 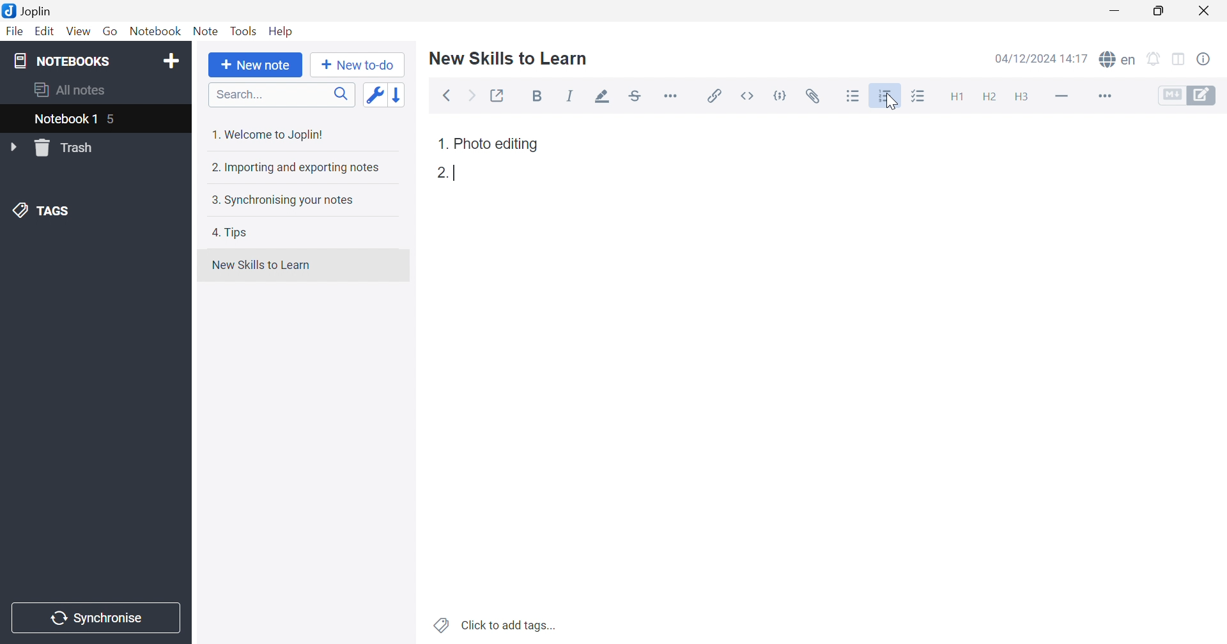 I want to click on 14:15, so click(x=1078, y=58).